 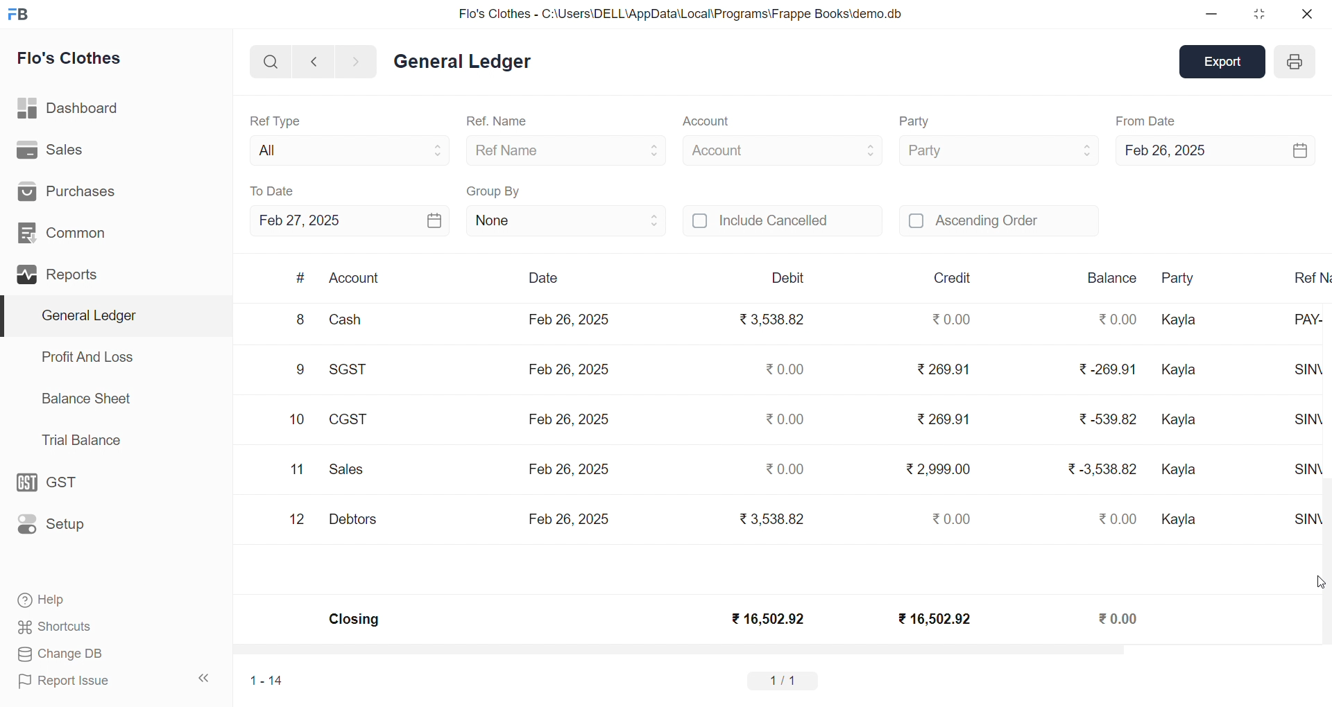 What do you see at coordinates (1214, 148) in the screenshot?
I see `Feb 26, 2025` at bounding box center [1214, 148].